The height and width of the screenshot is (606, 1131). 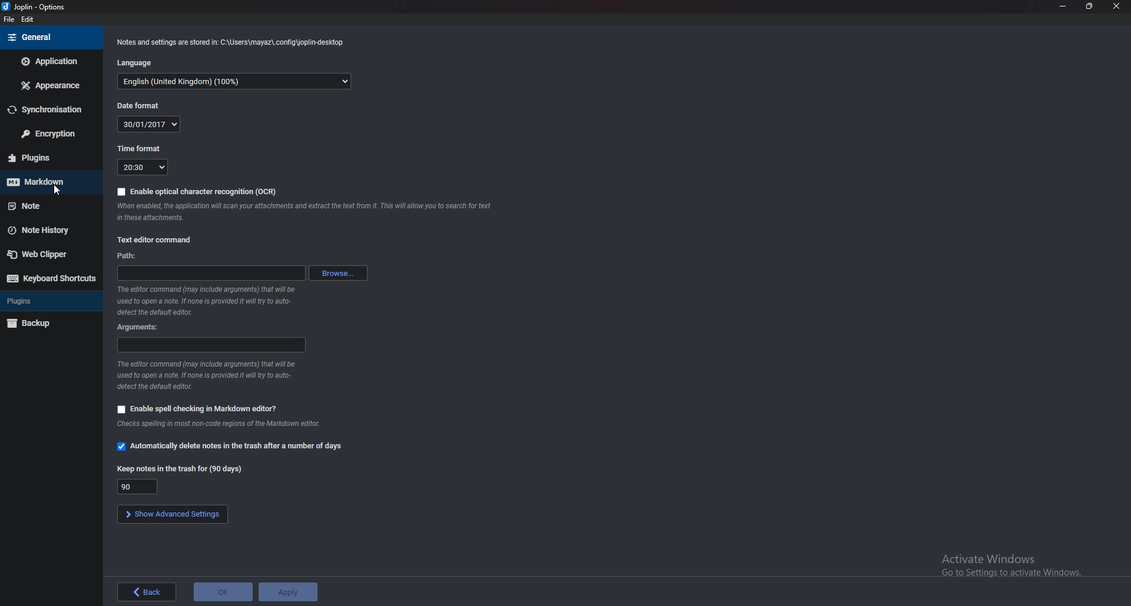 What do you see at coordinates (150, 124) in the screenshot?
I see `Date format` at bounding box center [150, 124].